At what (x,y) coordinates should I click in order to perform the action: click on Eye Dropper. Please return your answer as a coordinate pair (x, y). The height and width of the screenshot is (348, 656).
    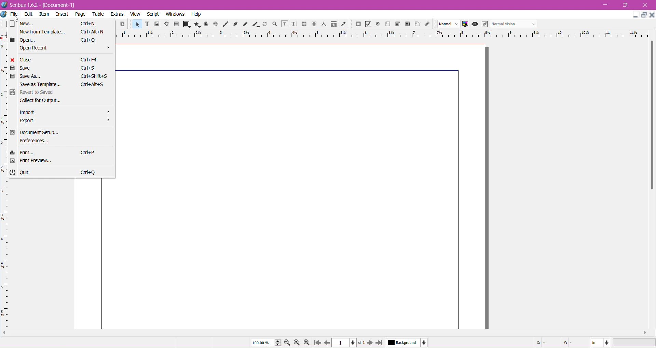
    Looking at the image, I should click on (344, 24).